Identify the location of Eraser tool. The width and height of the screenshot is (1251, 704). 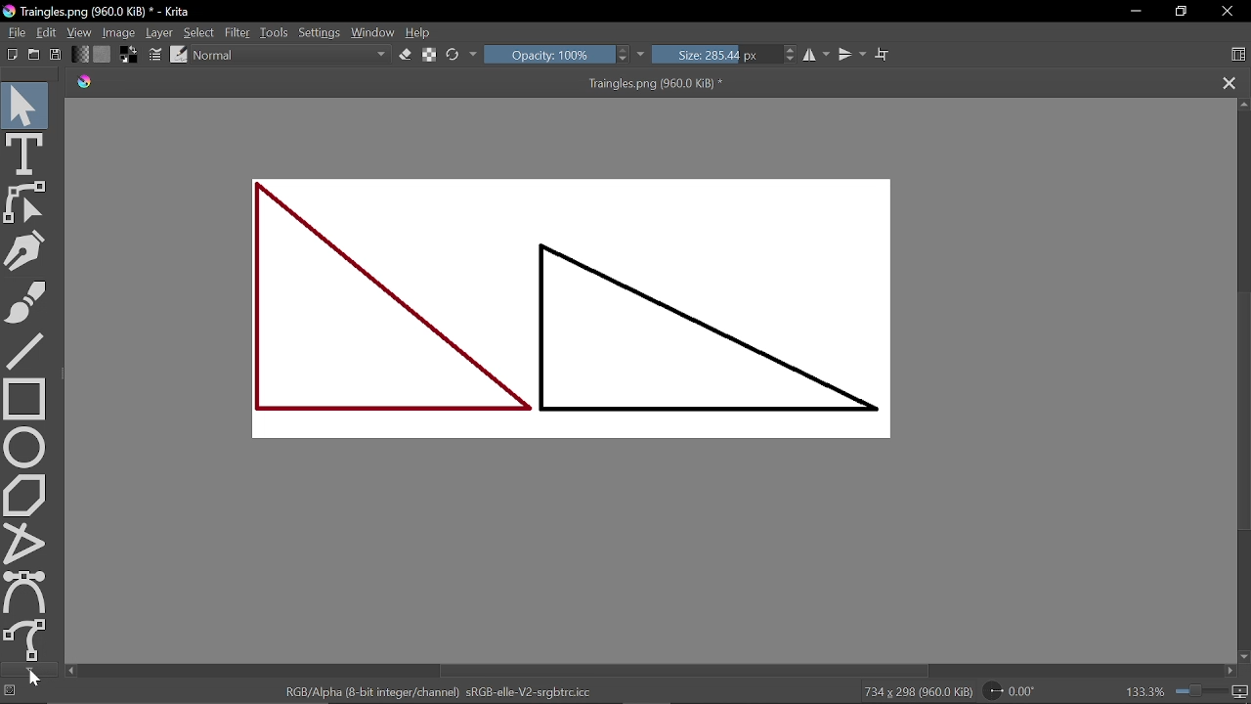
(407, 54).